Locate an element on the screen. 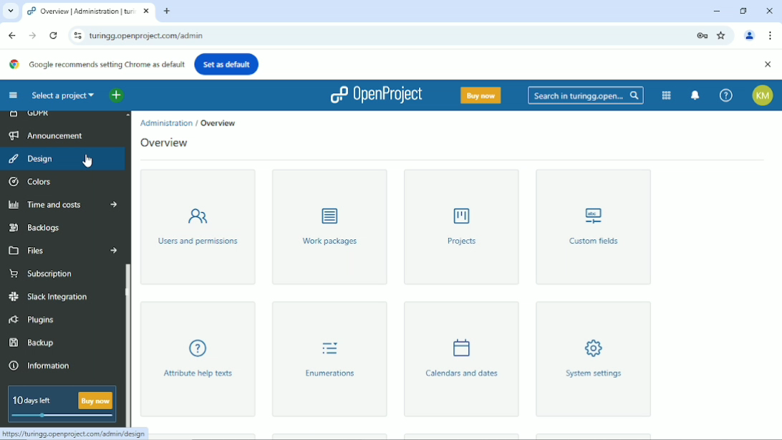 The image size is (782, 440).  Search in turingg.open... is located at coordinates (586, 95).